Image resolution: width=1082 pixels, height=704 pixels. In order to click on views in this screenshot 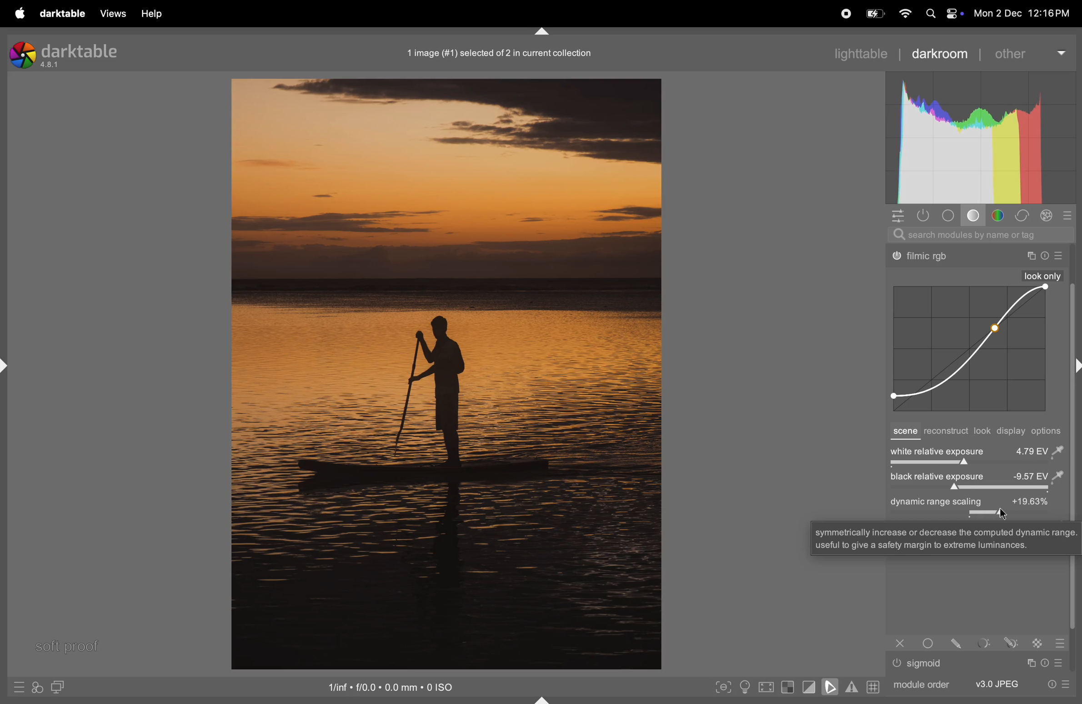, I will do `click(110, 13)`.